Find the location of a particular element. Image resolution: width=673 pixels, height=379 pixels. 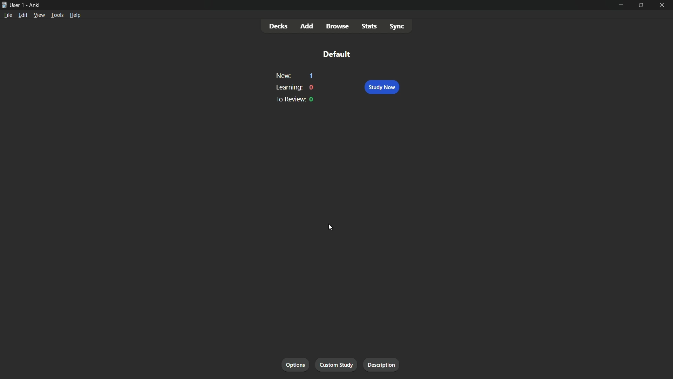

user-1 is located at coordinates (17, 4).